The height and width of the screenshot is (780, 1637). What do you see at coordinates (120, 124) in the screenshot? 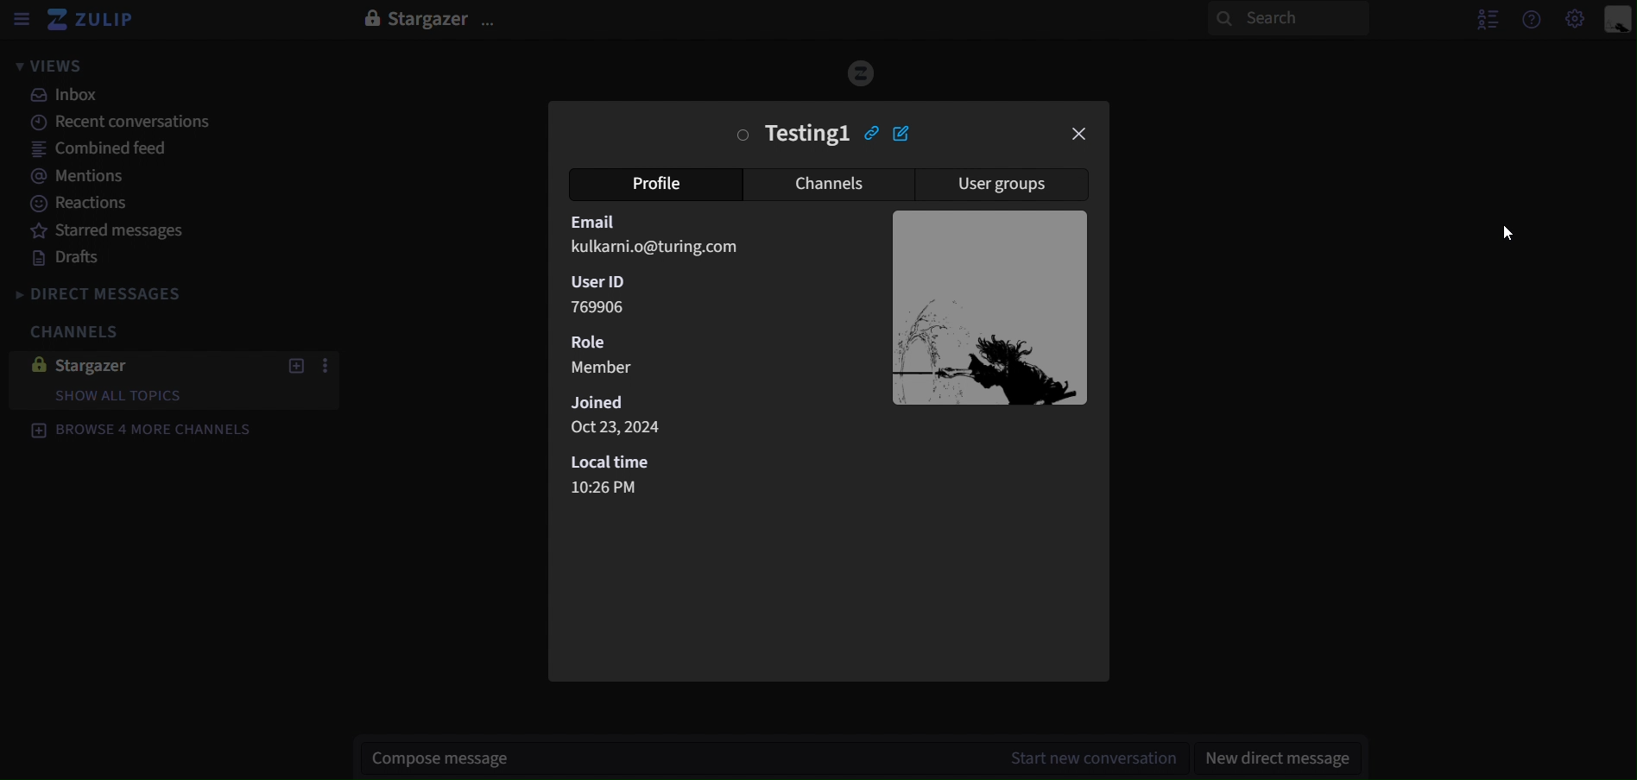
I see `recent conversations` at bounding box center [120, 124].